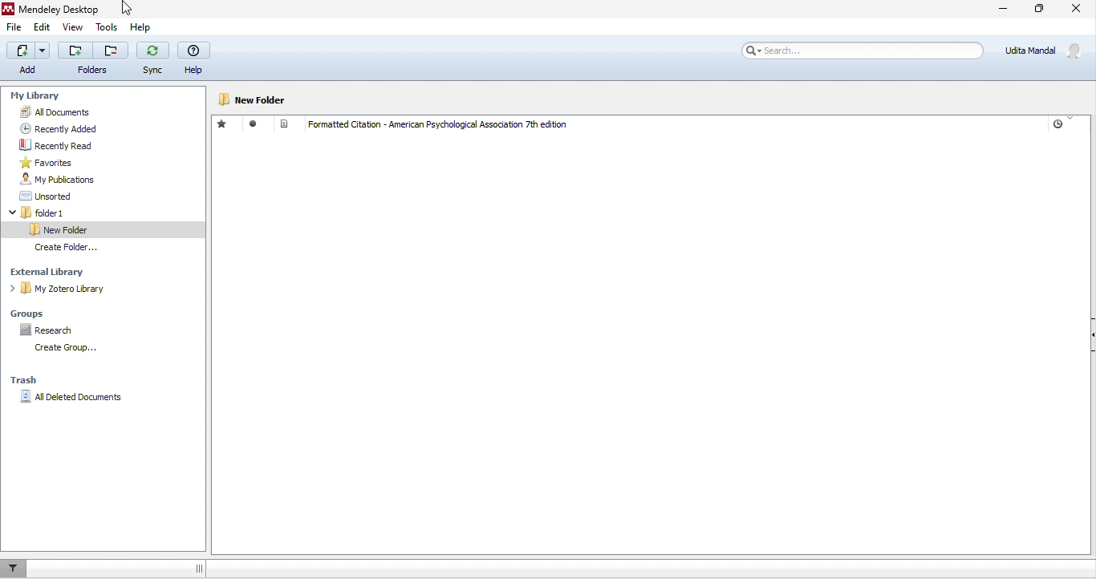 This screenshot has height=579, width=1096. I want to click on external library, so click(71, 272).